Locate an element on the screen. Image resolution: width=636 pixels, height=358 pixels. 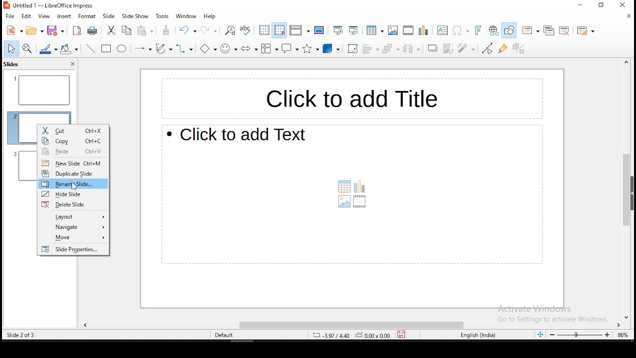
duplicate slide is located at coordinates (549, 30).